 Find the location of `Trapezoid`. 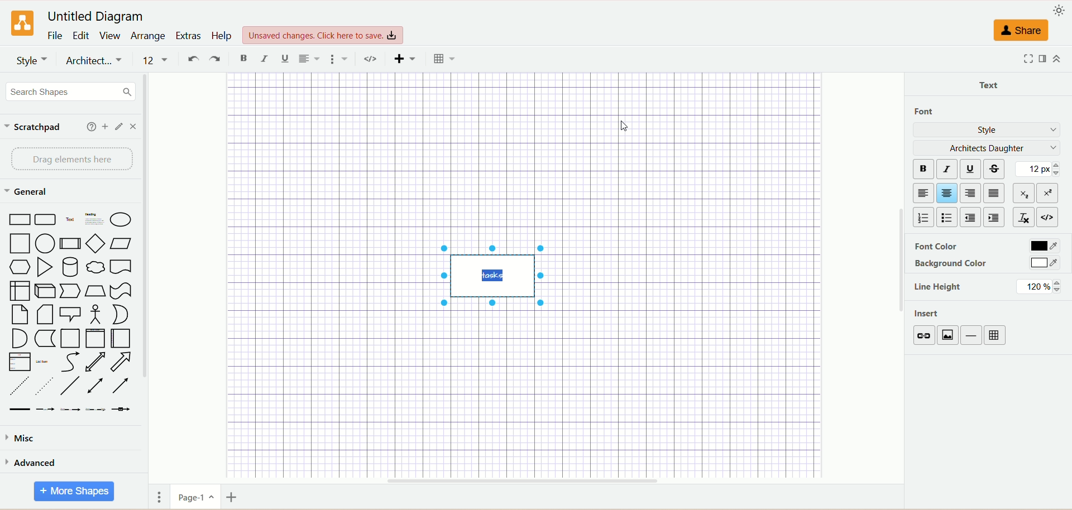

Trapezoid is located at coordinates (97, 291).